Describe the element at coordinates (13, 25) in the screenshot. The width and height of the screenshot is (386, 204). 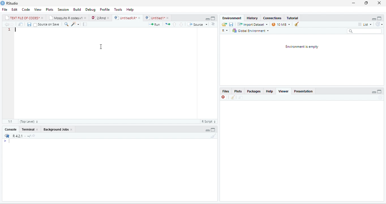
I see `next` at that location.